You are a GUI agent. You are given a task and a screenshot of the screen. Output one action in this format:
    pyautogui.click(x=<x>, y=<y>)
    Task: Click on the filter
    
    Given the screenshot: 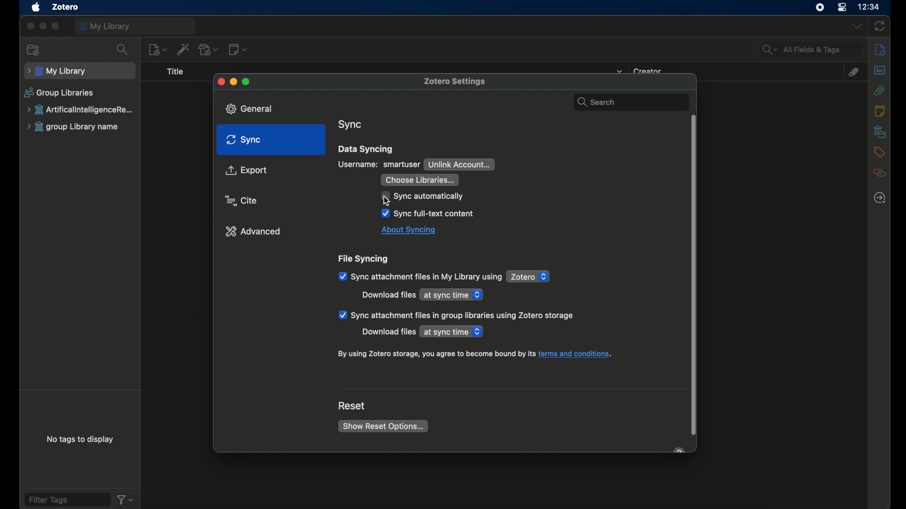 What is the action you would take?
    pyautogui.click(x=125, y=500)
    